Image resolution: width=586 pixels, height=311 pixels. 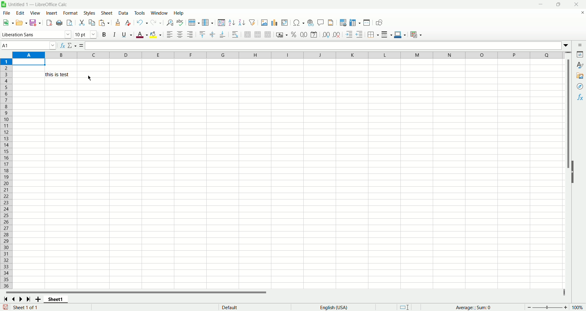 I want to click on chart, so click(x=274, y=22).